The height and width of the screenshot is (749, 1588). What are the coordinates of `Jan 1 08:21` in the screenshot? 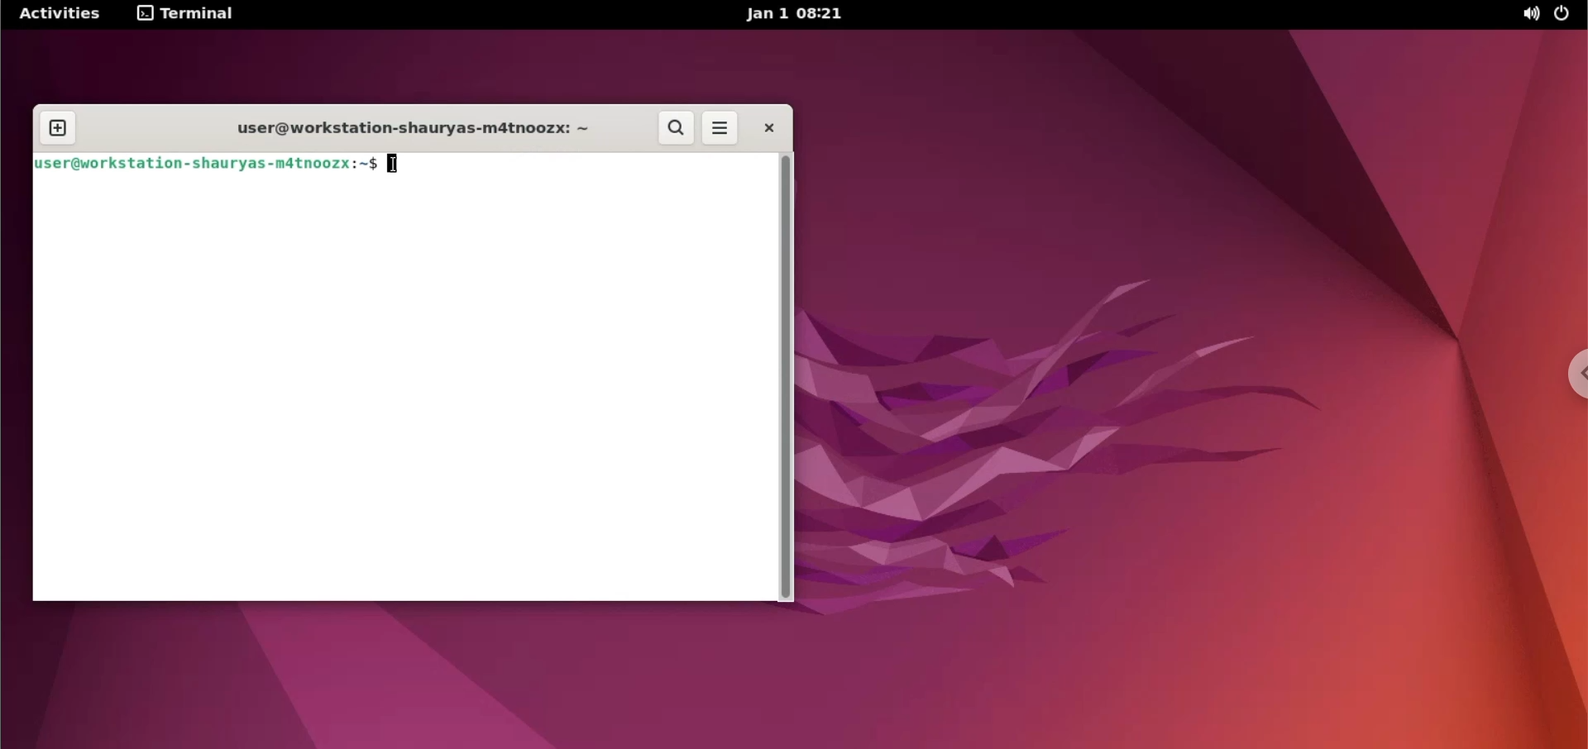 It's located at (791, 15).